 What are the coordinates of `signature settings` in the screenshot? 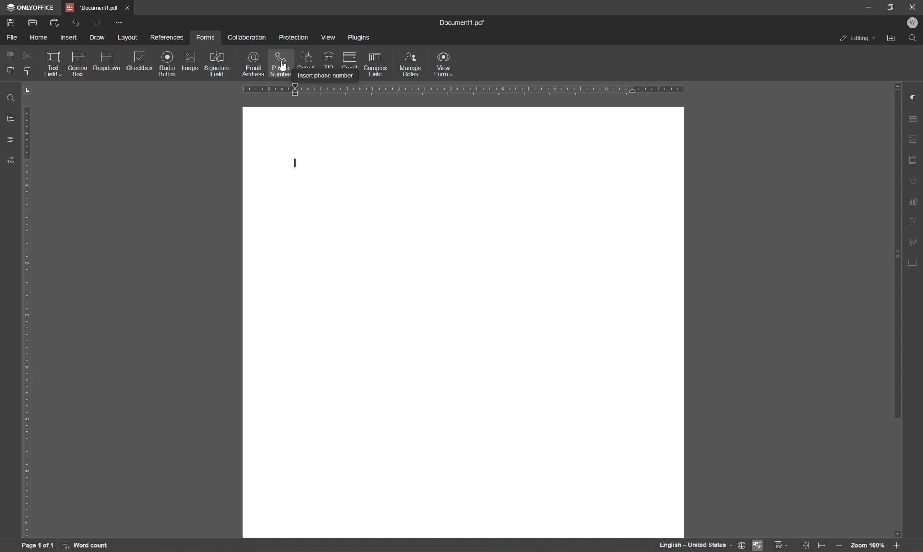 It's located at (914, 243).